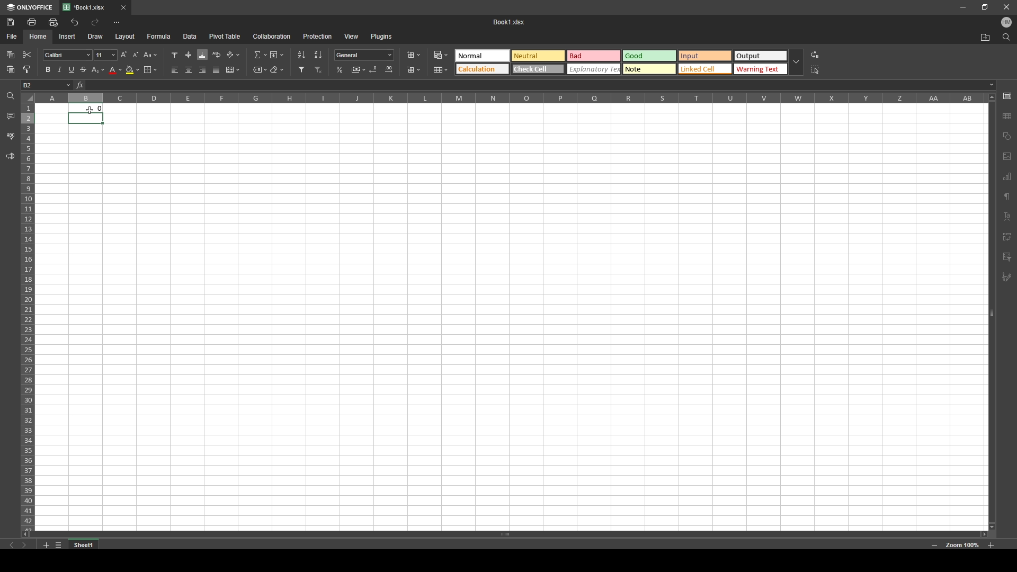 This screenshot has height=572, width=1017. I want to click on subscript, so click(99, 70).